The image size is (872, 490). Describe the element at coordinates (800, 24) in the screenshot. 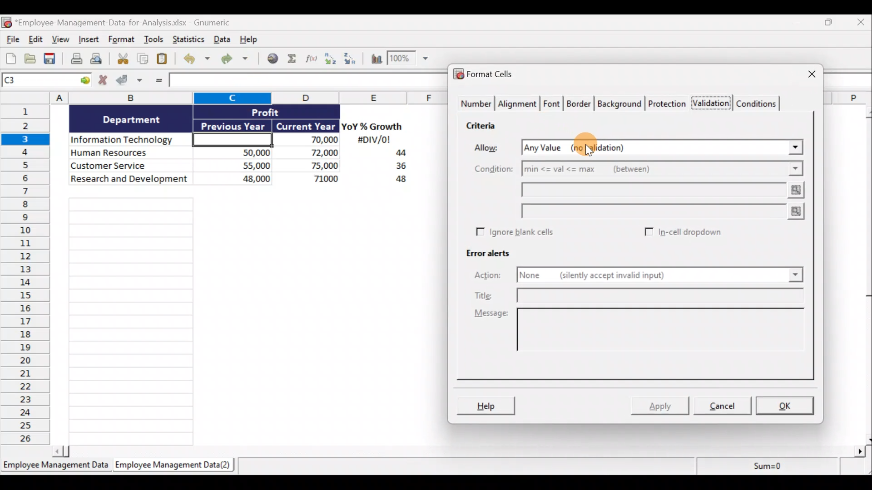

I see `Minimize` at that location.